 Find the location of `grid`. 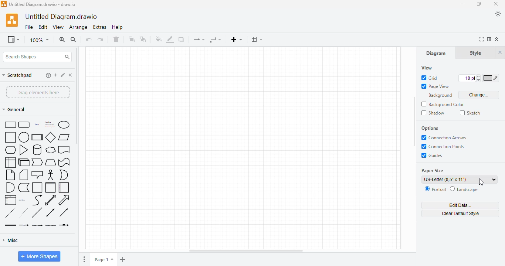

grid is located at coordinates (428, 78).